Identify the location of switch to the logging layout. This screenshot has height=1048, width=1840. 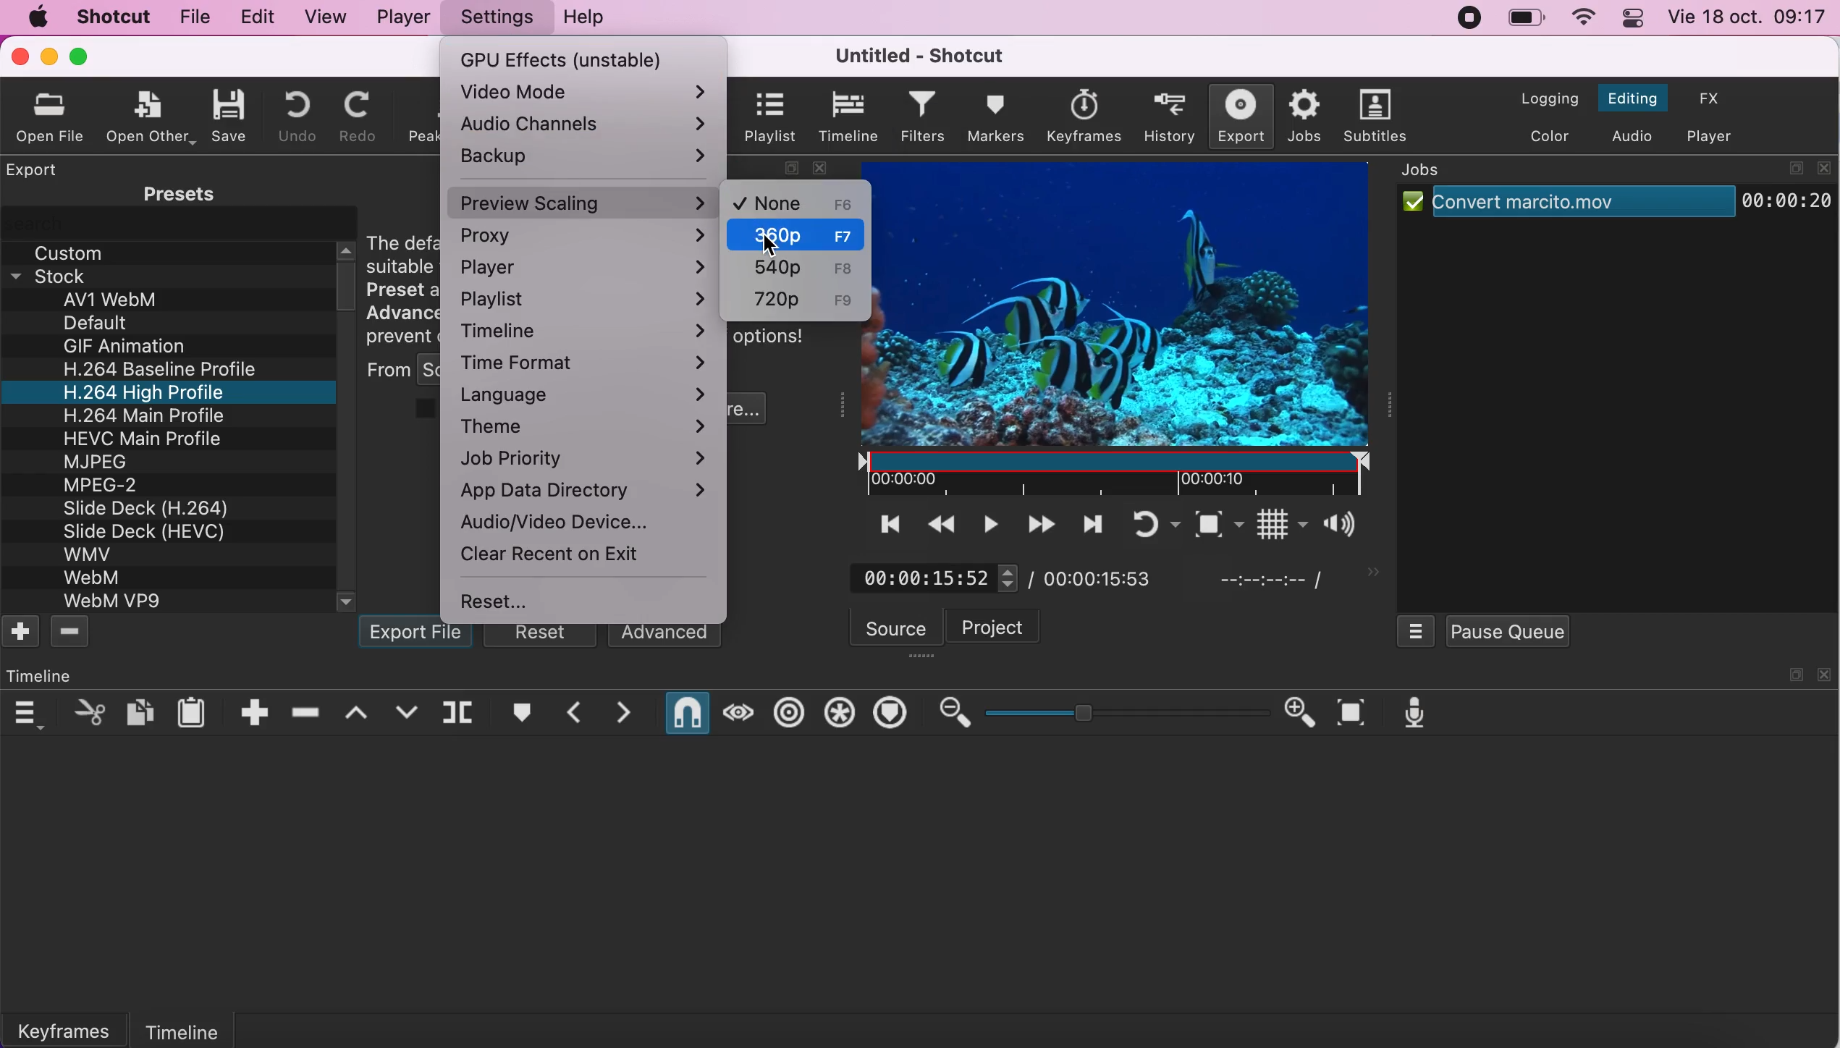
(1541, 99).